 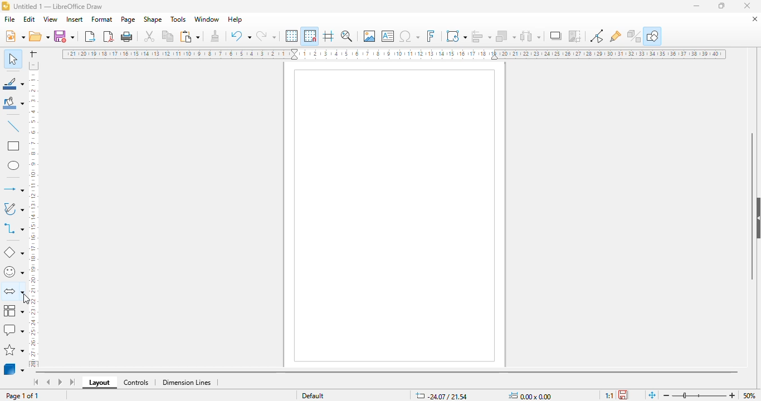 What do you see at coordinates (574, 36) in the screenshot?
I see `crop image` at bounding box center [574, 36].